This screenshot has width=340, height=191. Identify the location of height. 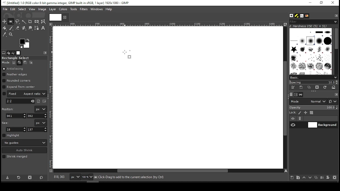
(37, 129).